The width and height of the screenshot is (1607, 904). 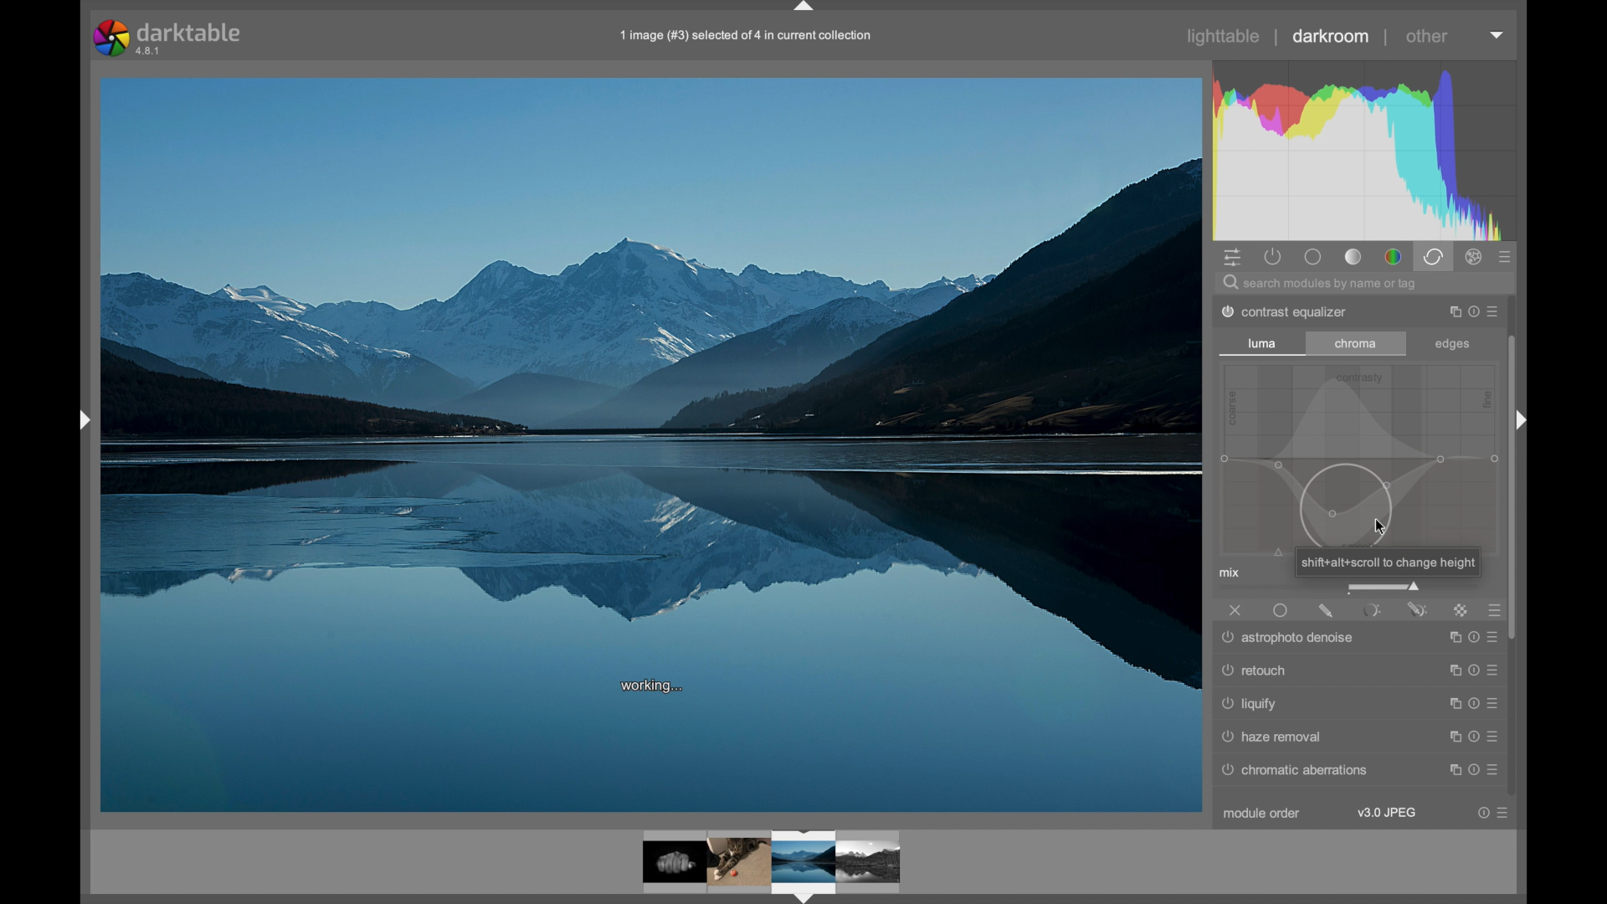 I want to click on © chromatic aberrations, so click(x=1308, y=770).